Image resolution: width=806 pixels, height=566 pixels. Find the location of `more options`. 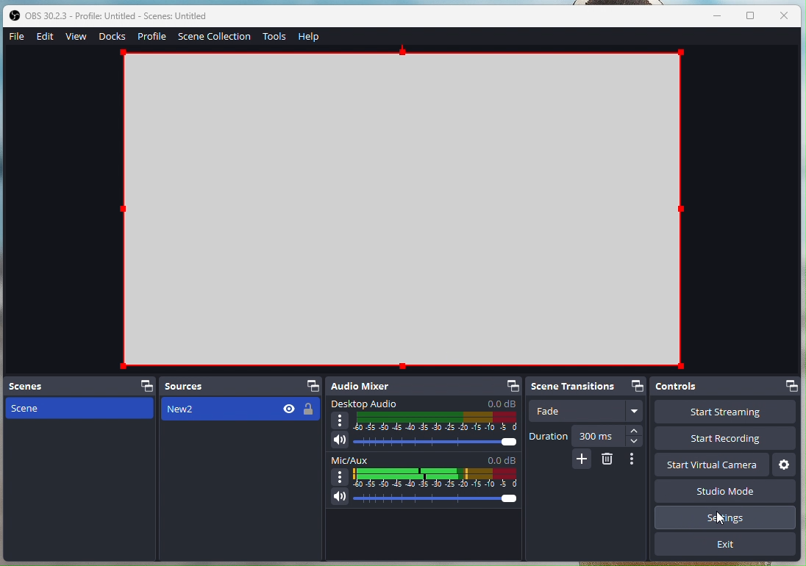

more options is located at coordinates (340, 476).